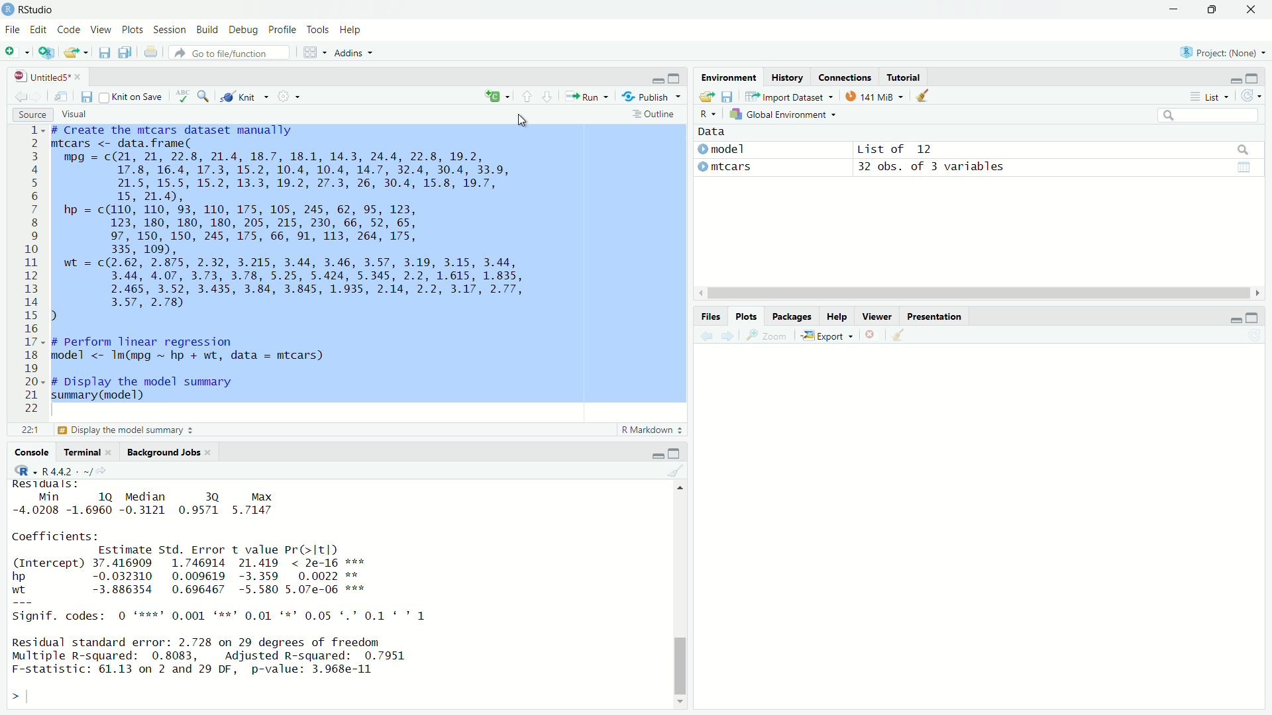  Describe the element at coordinates (782, 115) in the screenshot. I see `global environment` at that location.